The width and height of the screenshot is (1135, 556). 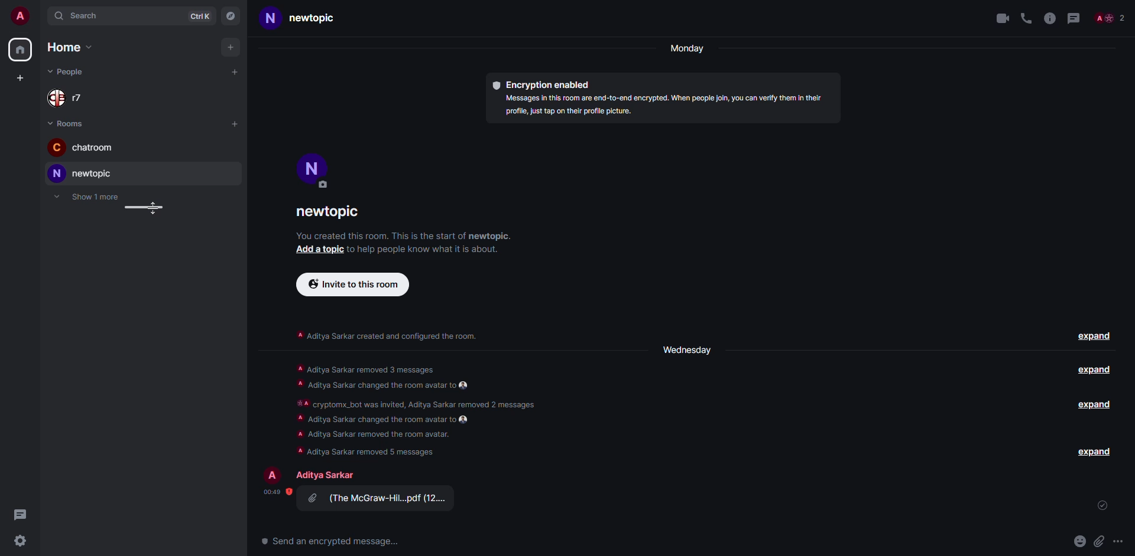 What do you see at coordinates (18, 513) in the screenshot?
I see `threads` at bounding box center [18, 513].